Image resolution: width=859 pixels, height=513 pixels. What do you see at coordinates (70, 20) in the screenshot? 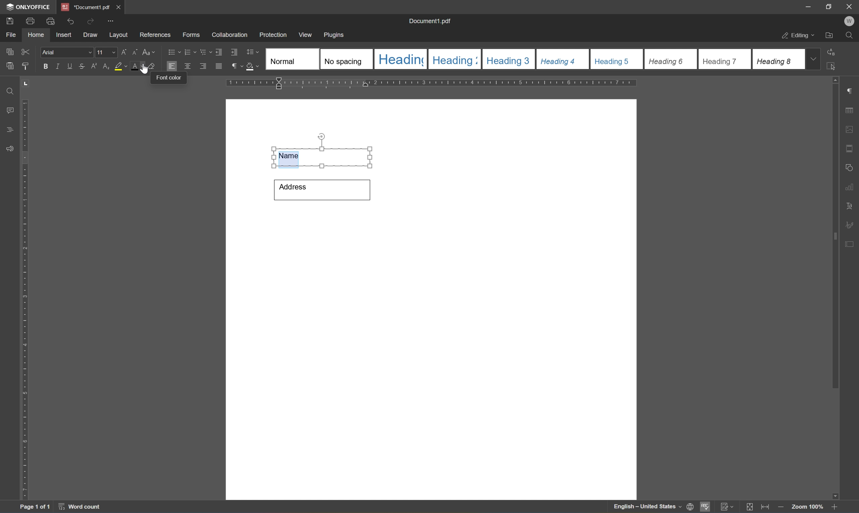
I see `undo` at bounding box center [70, 20].